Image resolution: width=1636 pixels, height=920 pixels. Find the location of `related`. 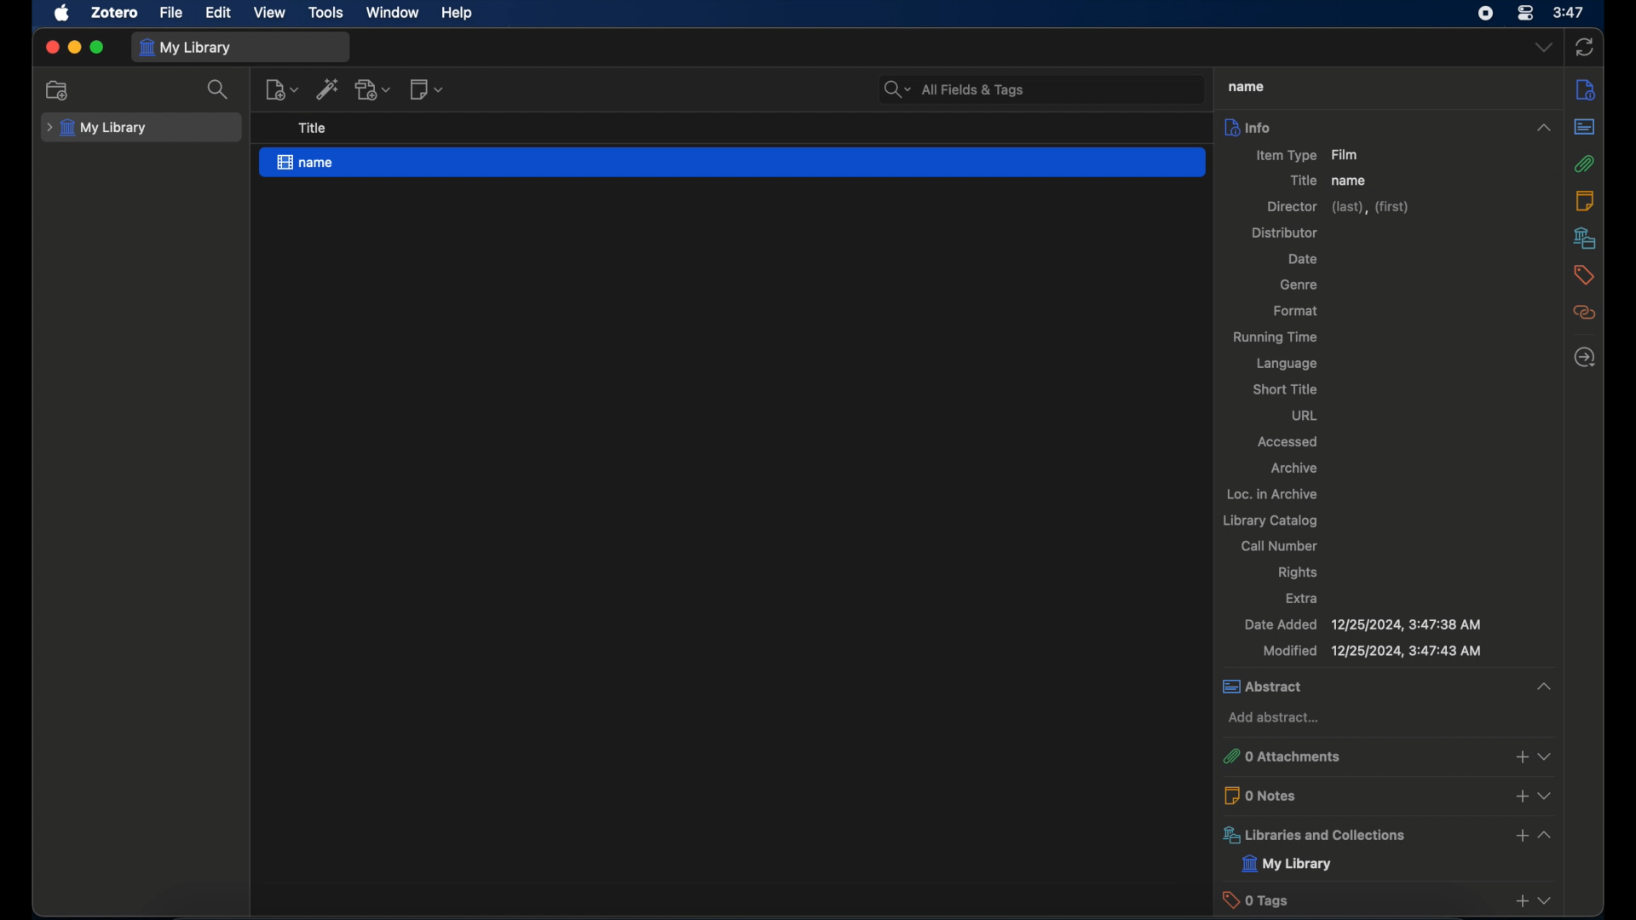

related is located at coordinates (1586, 313).